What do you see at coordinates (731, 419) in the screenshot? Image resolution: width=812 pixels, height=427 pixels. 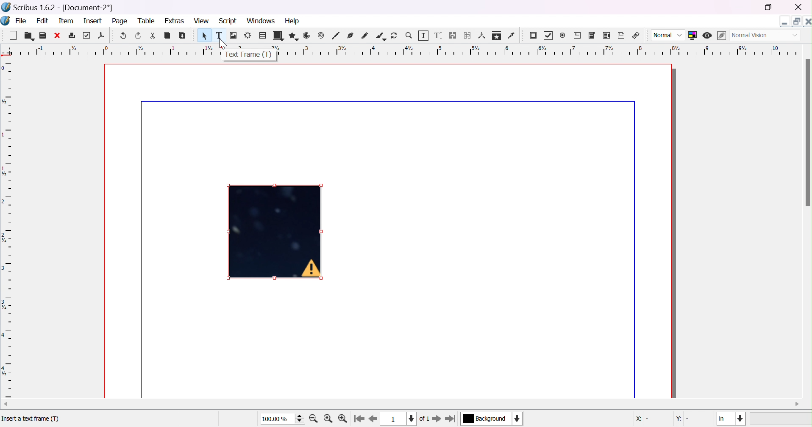 I see `in` at bounding box center [731, 419].